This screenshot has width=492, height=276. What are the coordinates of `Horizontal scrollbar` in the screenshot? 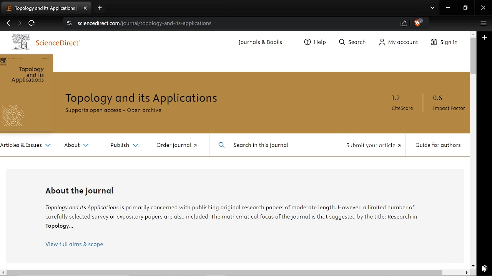 It's located at (225, 273).